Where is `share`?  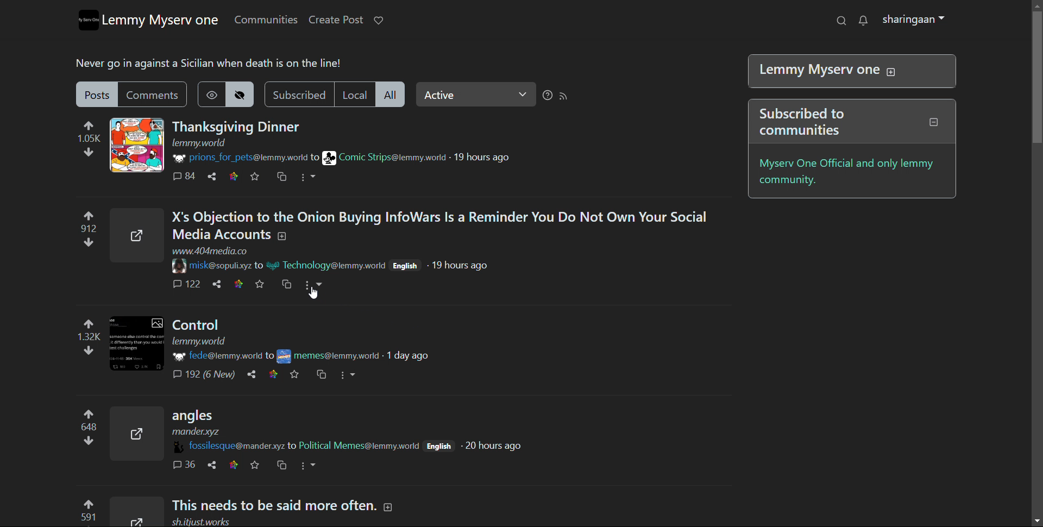
share is located at coordinates (208, 465).